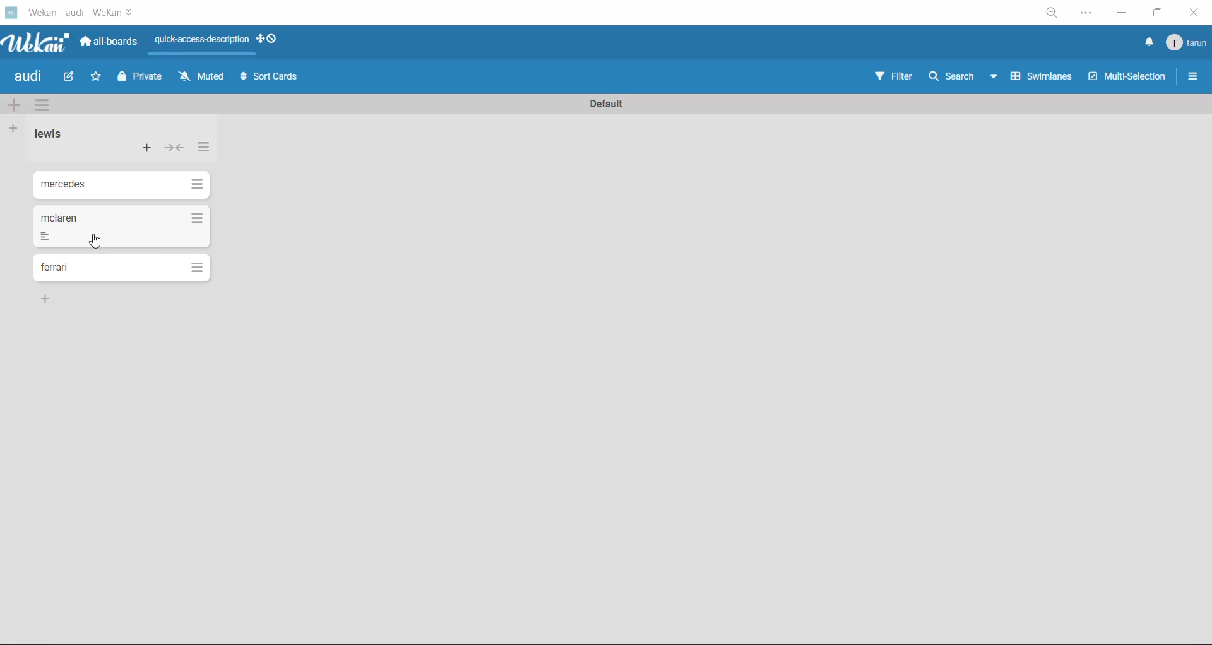  Describe the element at coordinates (31, 76) in the screenshot. I see `board title` at that location.